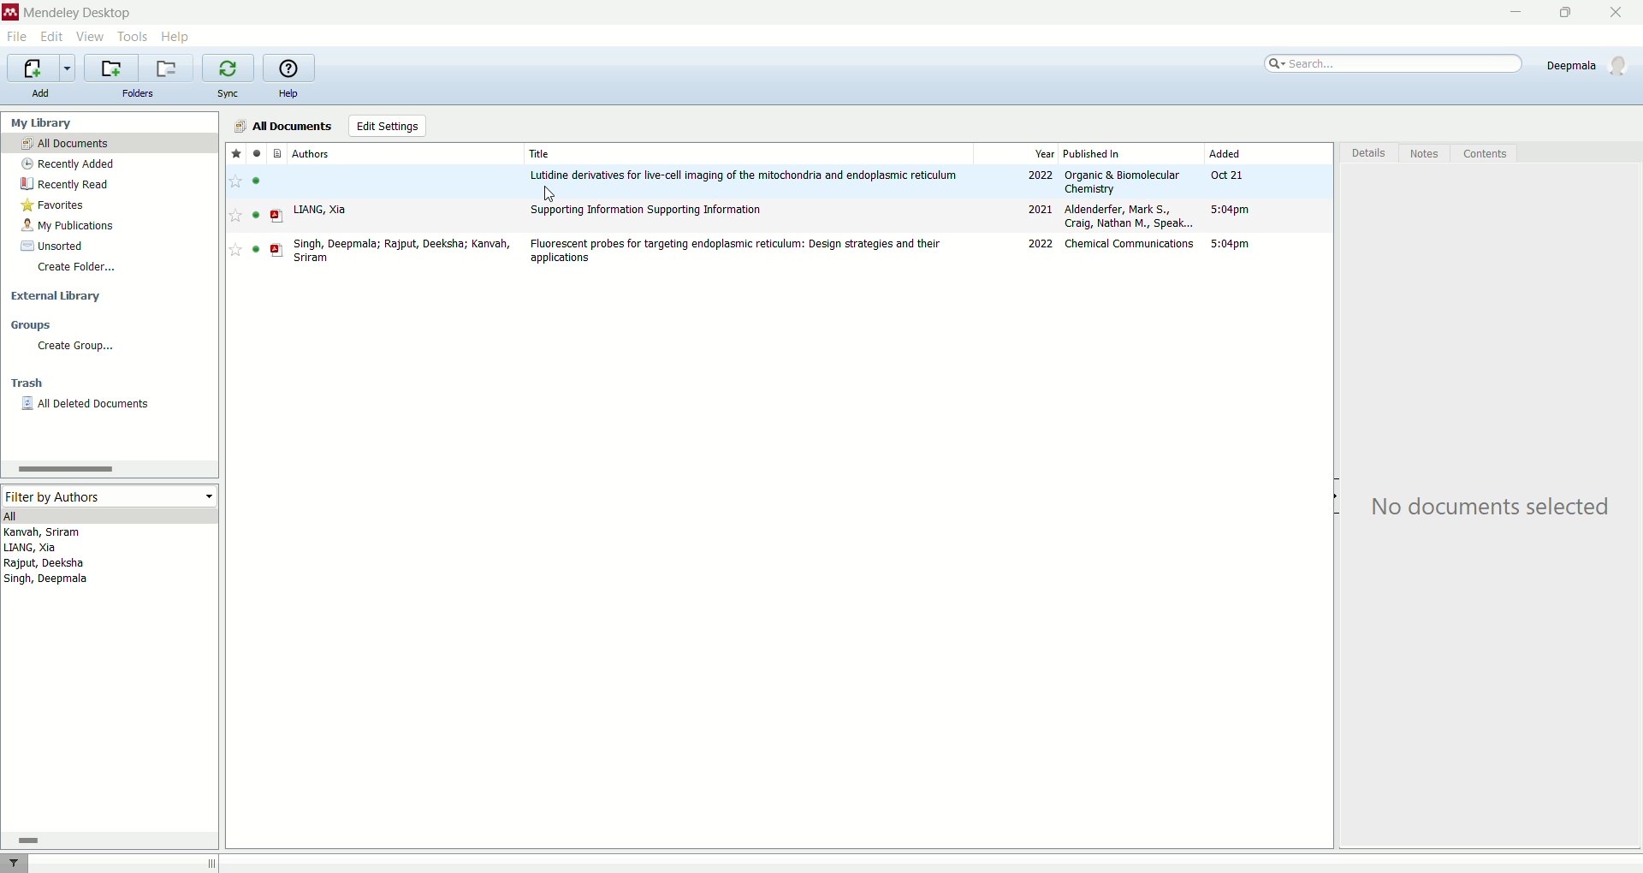  Describe the element at coordinates (1622, 12) in the screenshot. I see `close` at that location.